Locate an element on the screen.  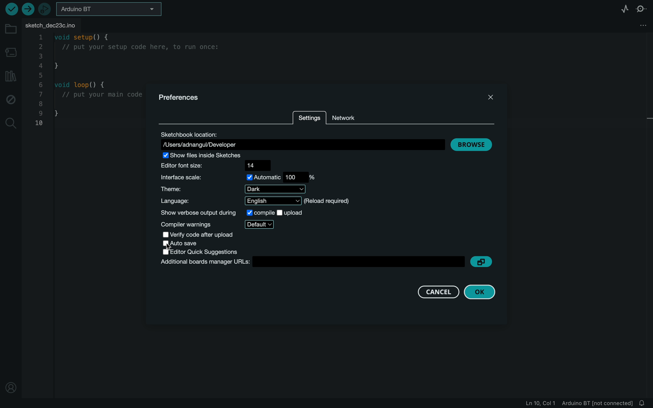
network is located at coordinates (352, 116).